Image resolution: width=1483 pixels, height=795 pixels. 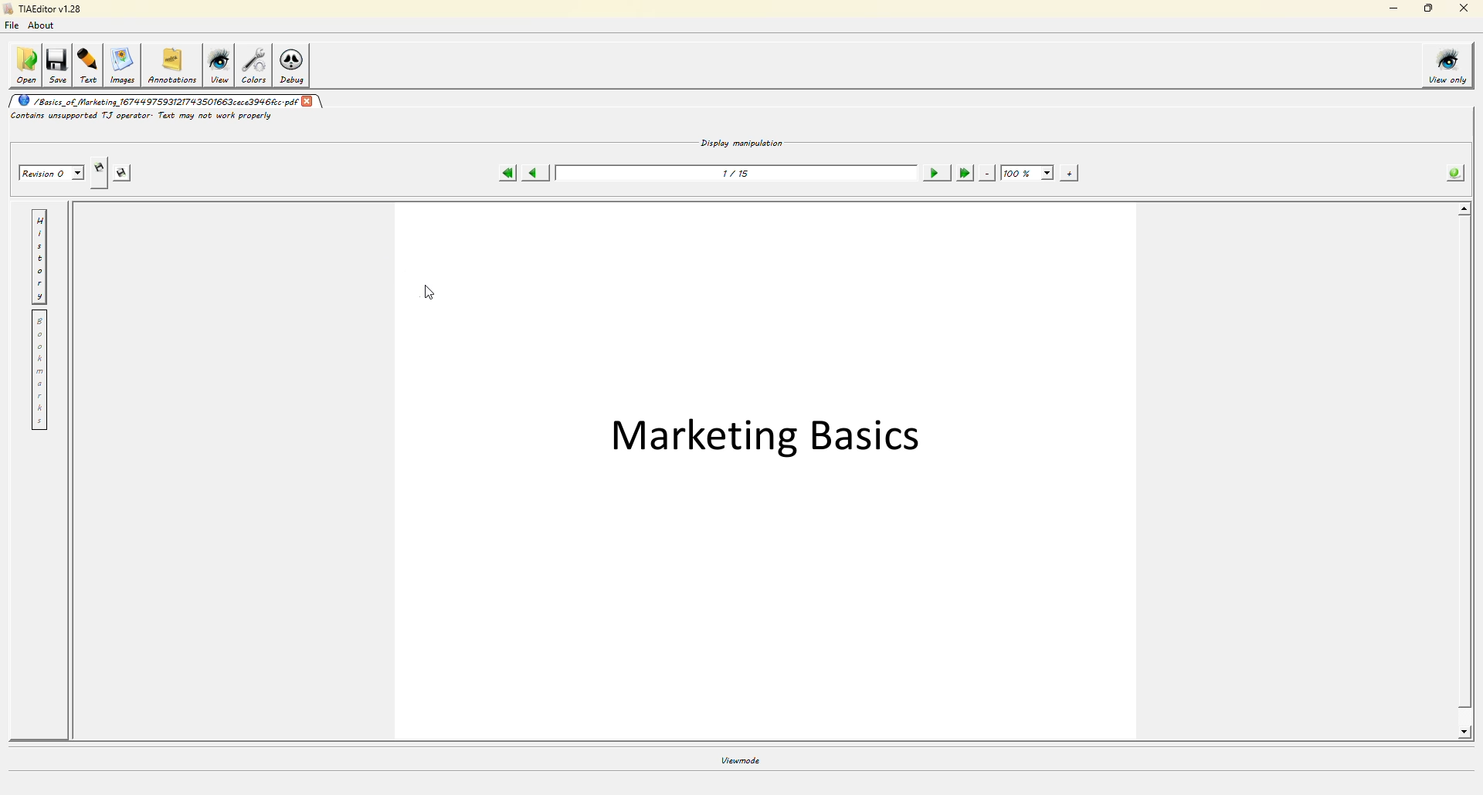 What do you see at coordinates (175, 102) in the screenshot?
I see `Basics_of_Marketing 1679%997/59312174 35071063 cece3I90kc pdf ` at bounding box center [175, 102].